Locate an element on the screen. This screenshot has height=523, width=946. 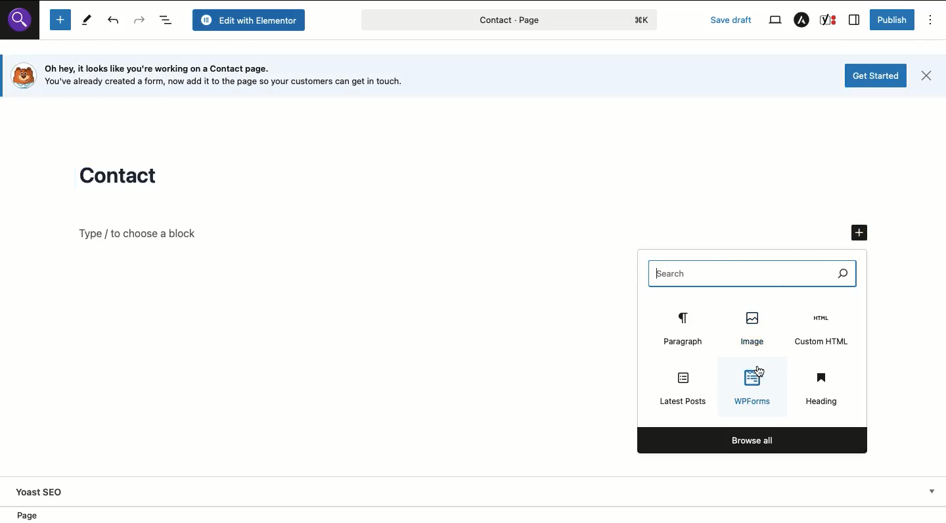
Publish is located at coordinates (891, 20).